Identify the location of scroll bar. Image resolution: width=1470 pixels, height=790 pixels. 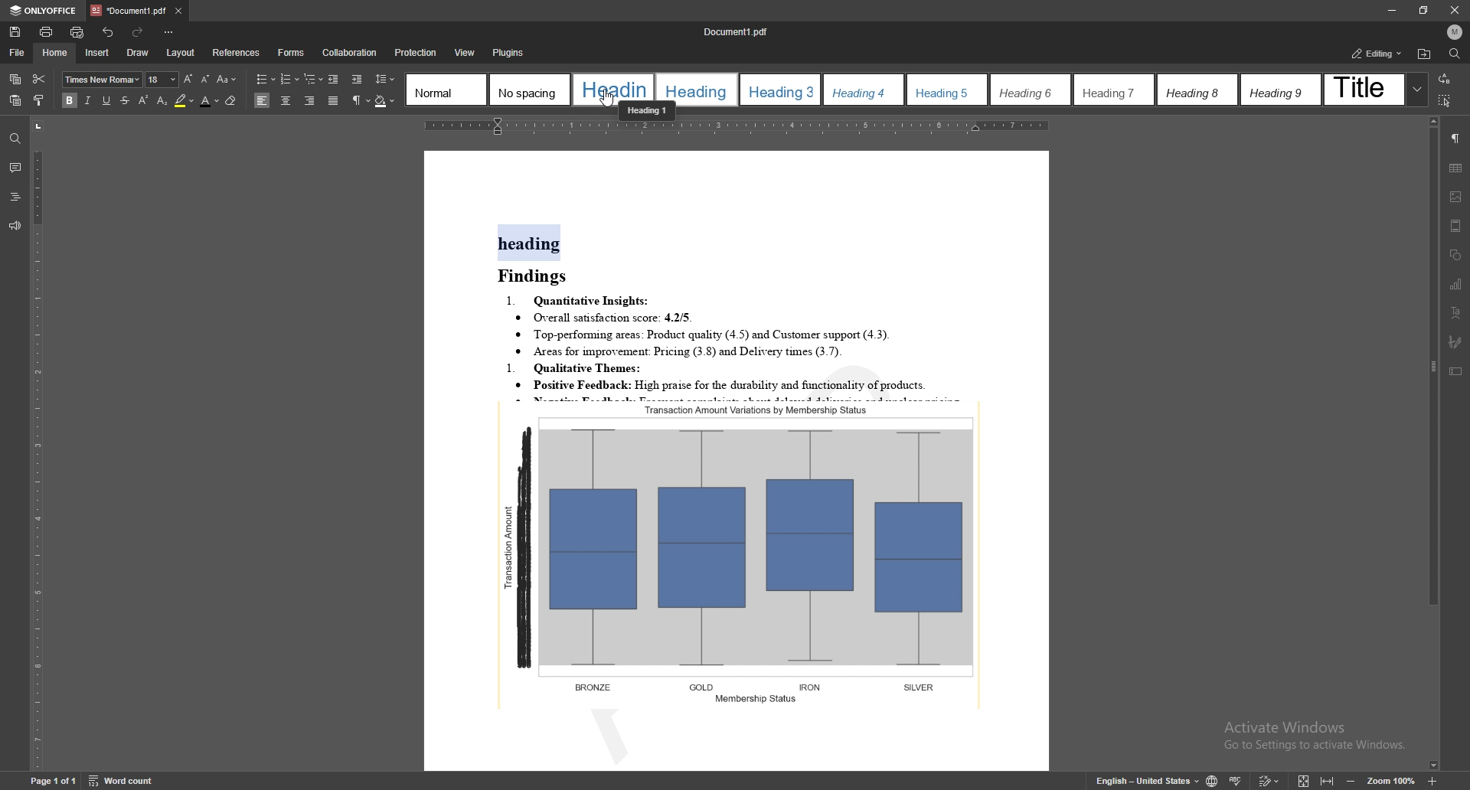
(1431, 443).